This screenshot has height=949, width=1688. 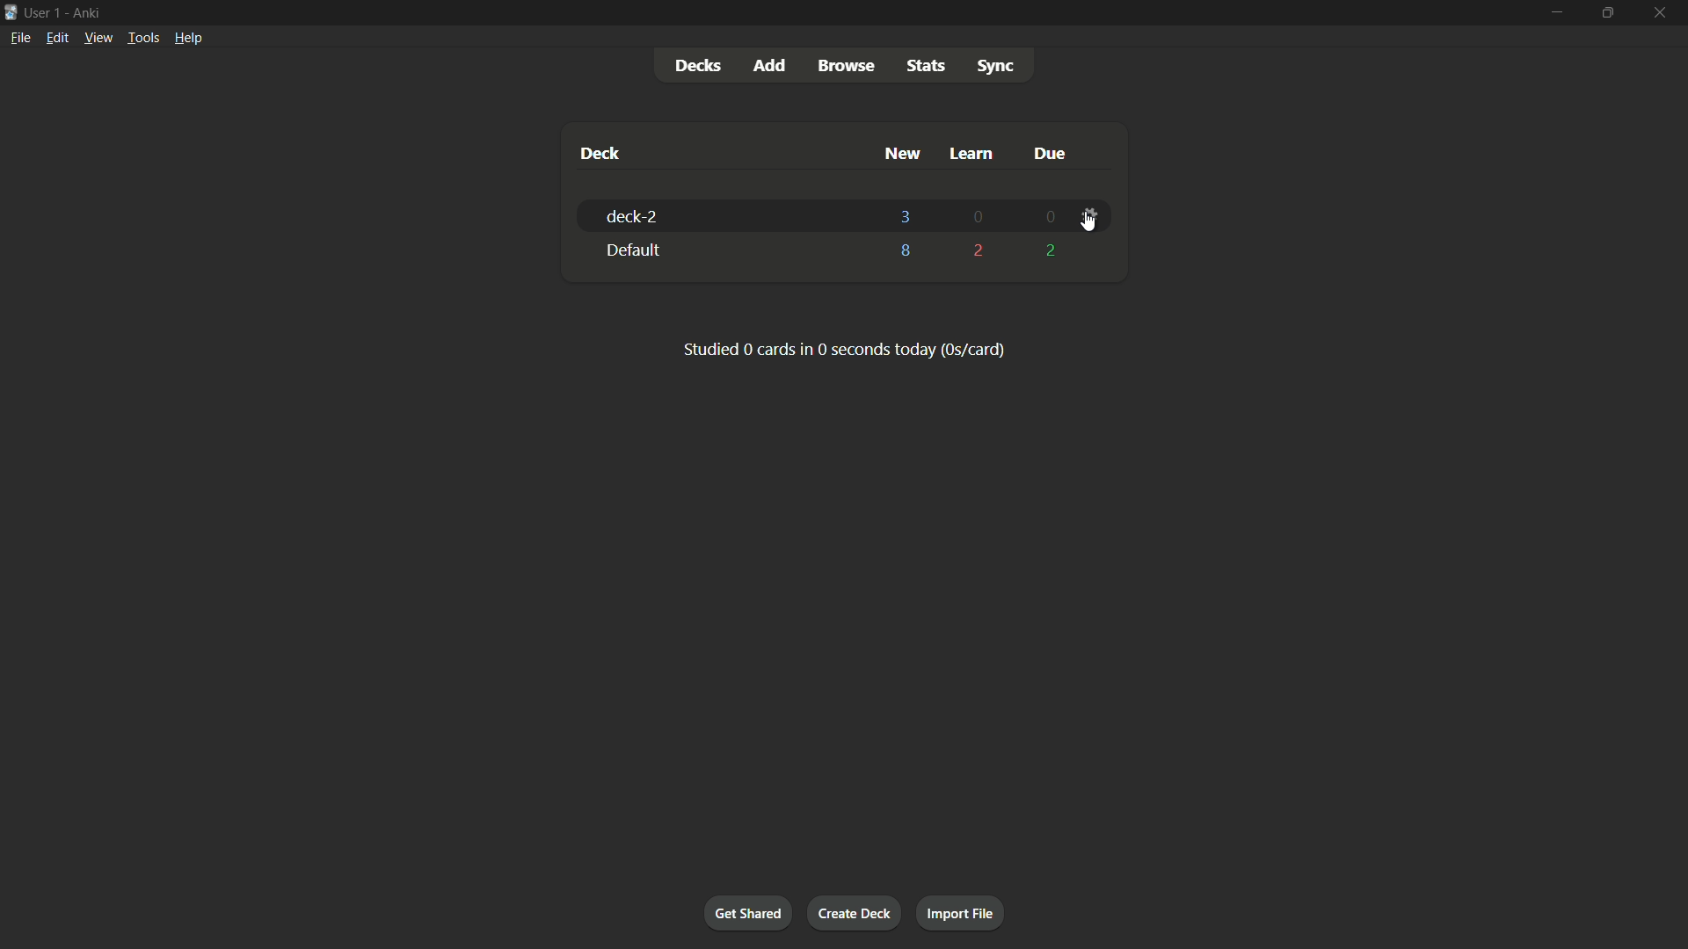 What do you see at coordinates (1088, 218) in the screenshot?
I see `settings` at bounding box center [1088, 218].